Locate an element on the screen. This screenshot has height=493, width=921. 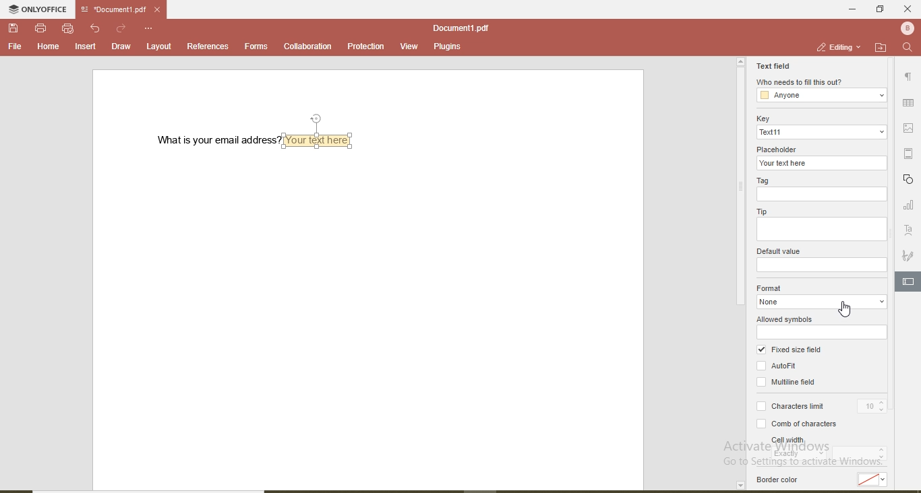
margin is located at coordinates (911, 154).